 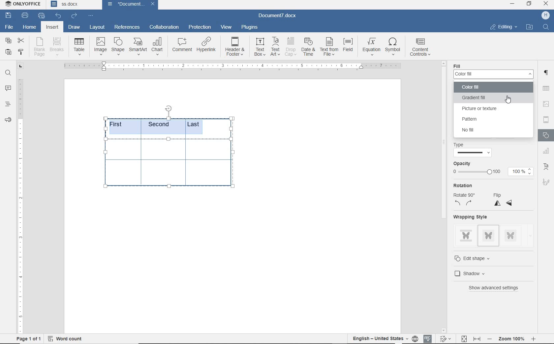 What do you see at coordinates (499, 288) in the screenshot?
I see `show advanced settings` at bounding box center [499, 288].